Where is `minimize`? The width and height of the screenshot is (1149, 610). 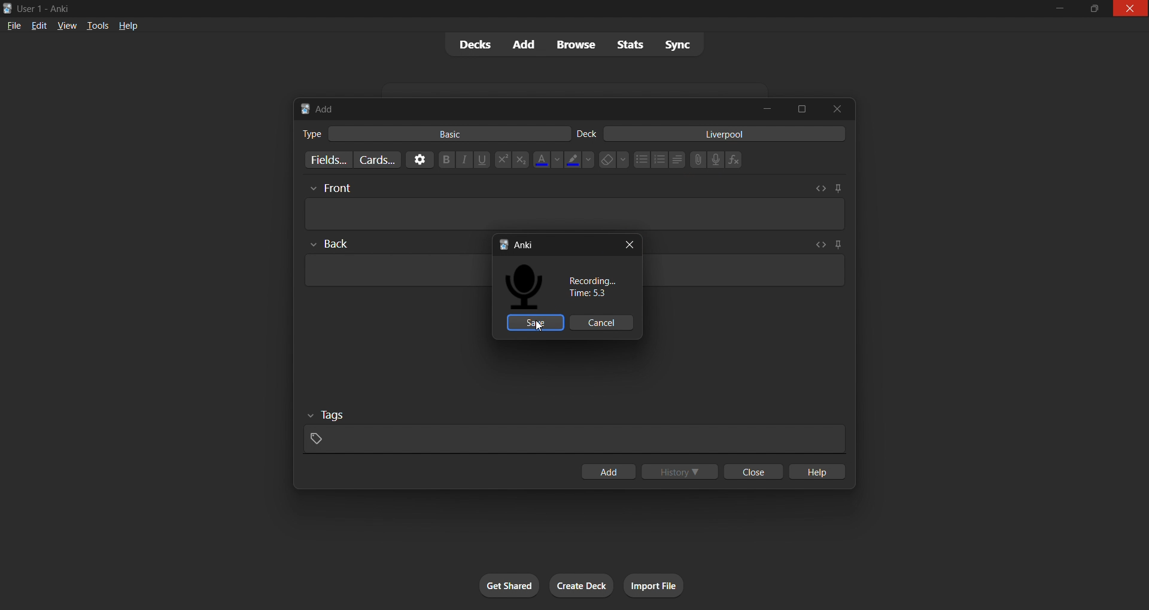 minimize is located at coordinates (770, 108).